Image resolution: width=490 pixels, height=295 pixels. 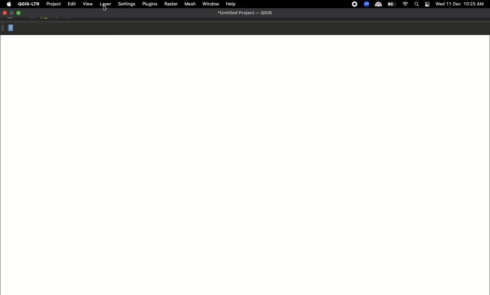 I want to click on Help, so click(x=11, y=28).